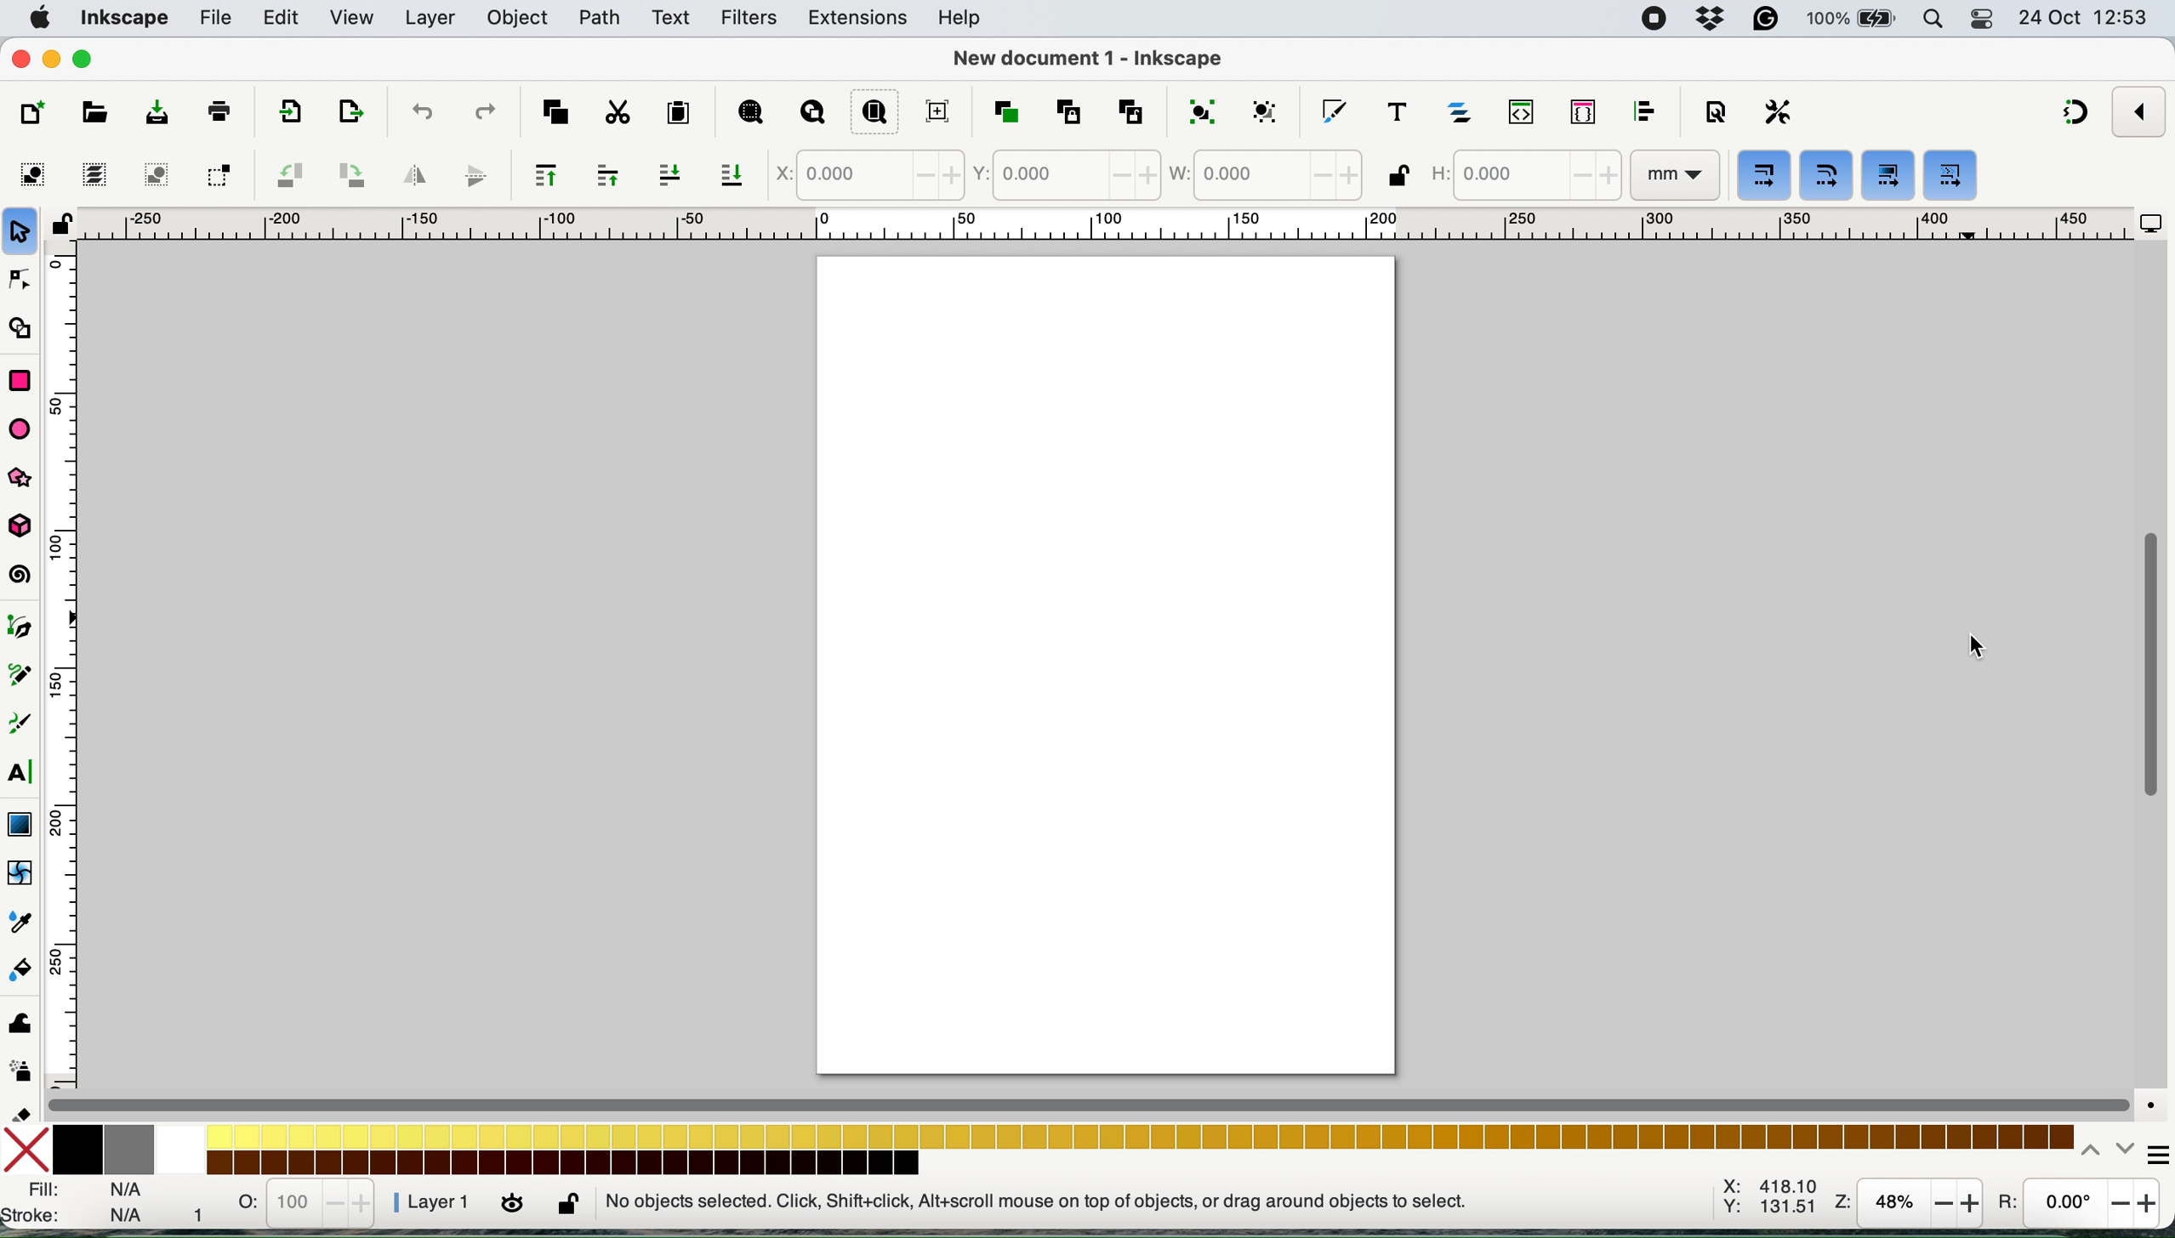  I want to click on No objects selected. Click, Shift + Click, Alt + Scroll mouse on top of objects, or drag around objects to select., so click(1043, 1199).